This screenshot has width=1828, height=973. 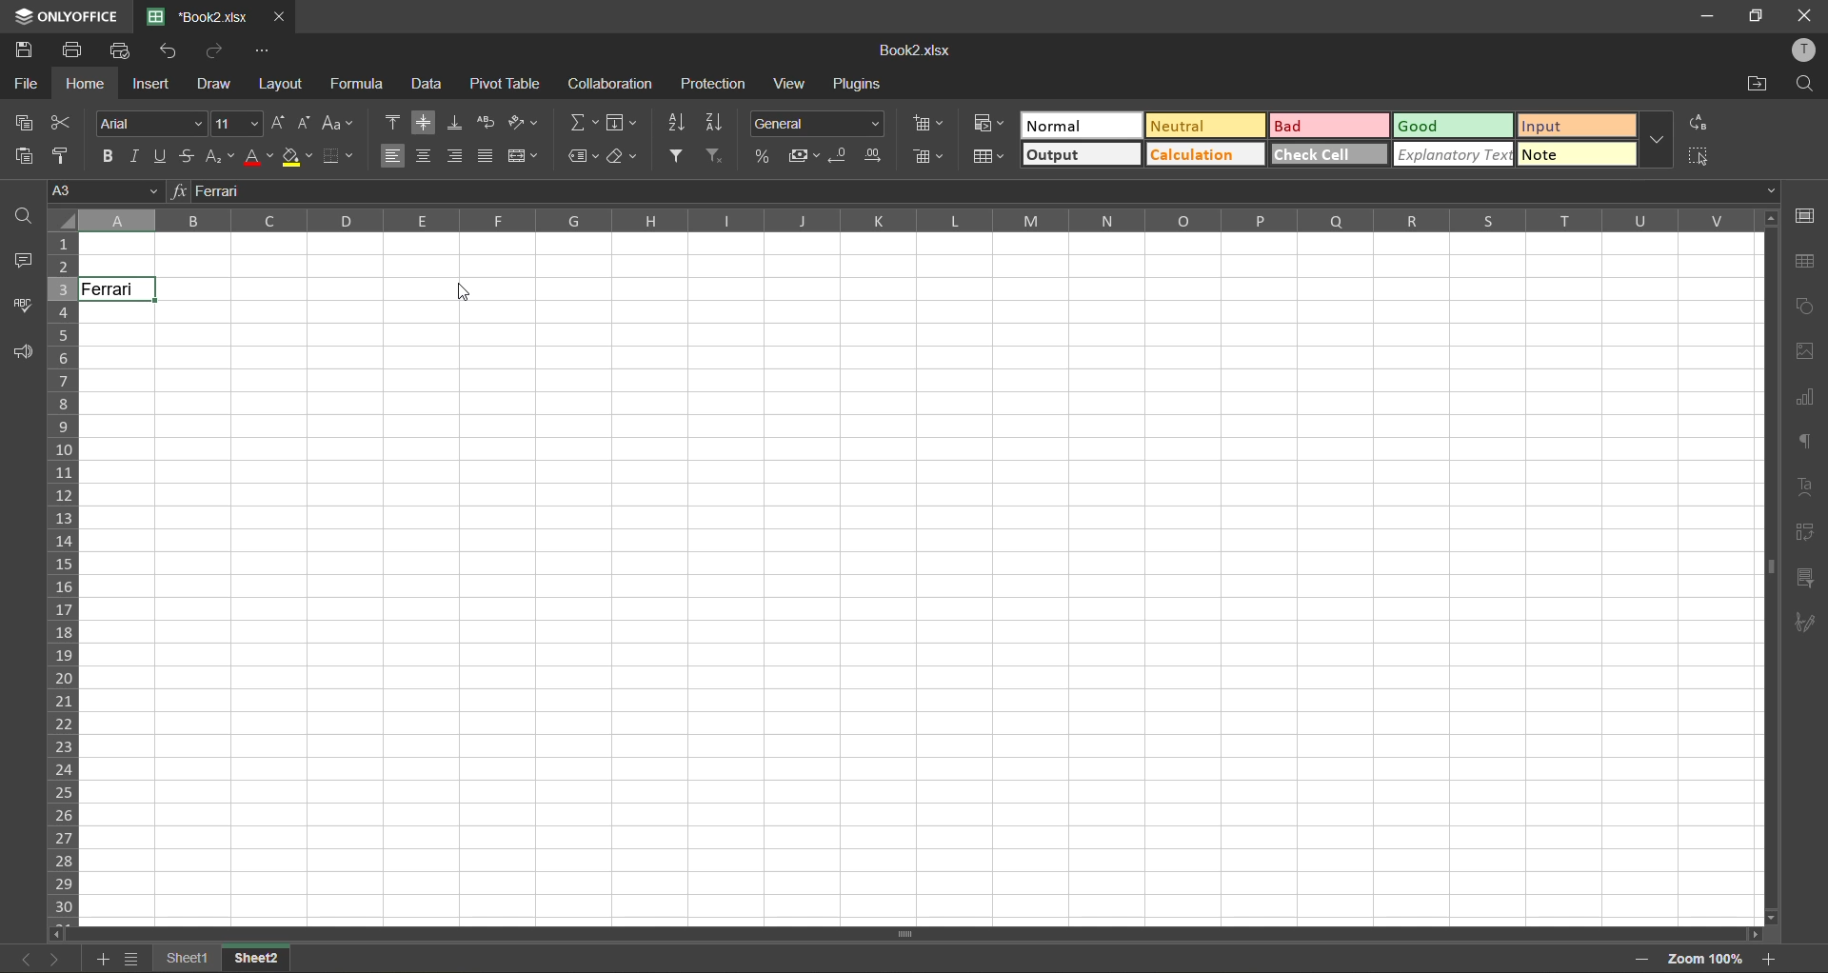 What do you see at coordinates (803, 158) in the screenshot?
I see `accounting` at bounding box center [803, 158].